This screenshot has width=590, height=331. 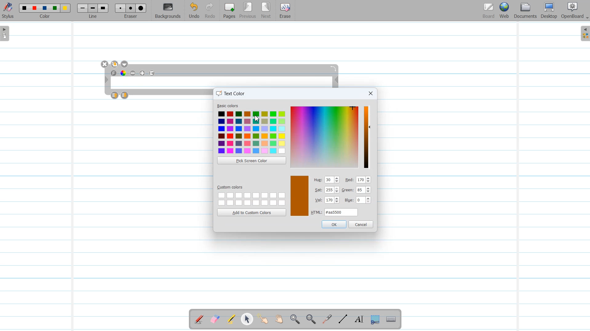 I want to click on Pick Screen color, so click(x=251, y=160).